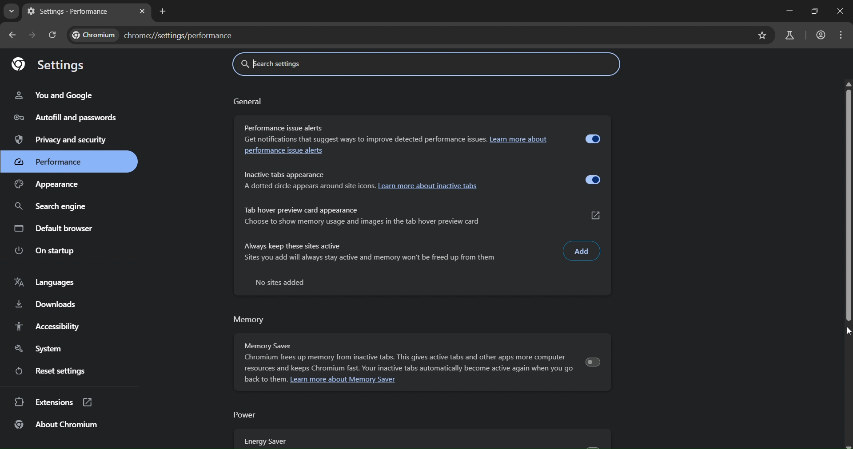 The width and height of the screenshot is (853, 449). What do you see at coordinates (299, 64) in the screenshot?
I see `search settings` at bounding box center [299, 64].